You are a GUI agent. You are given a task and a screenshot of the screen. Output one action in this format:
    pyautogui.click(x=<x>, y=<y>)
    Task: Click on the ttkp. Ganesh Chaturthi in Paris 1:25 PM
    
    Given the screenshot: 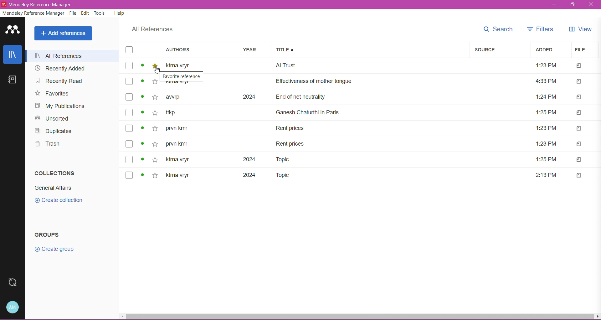 What is the action you would take?
    pyautogui.click(x=362, y=112)
    